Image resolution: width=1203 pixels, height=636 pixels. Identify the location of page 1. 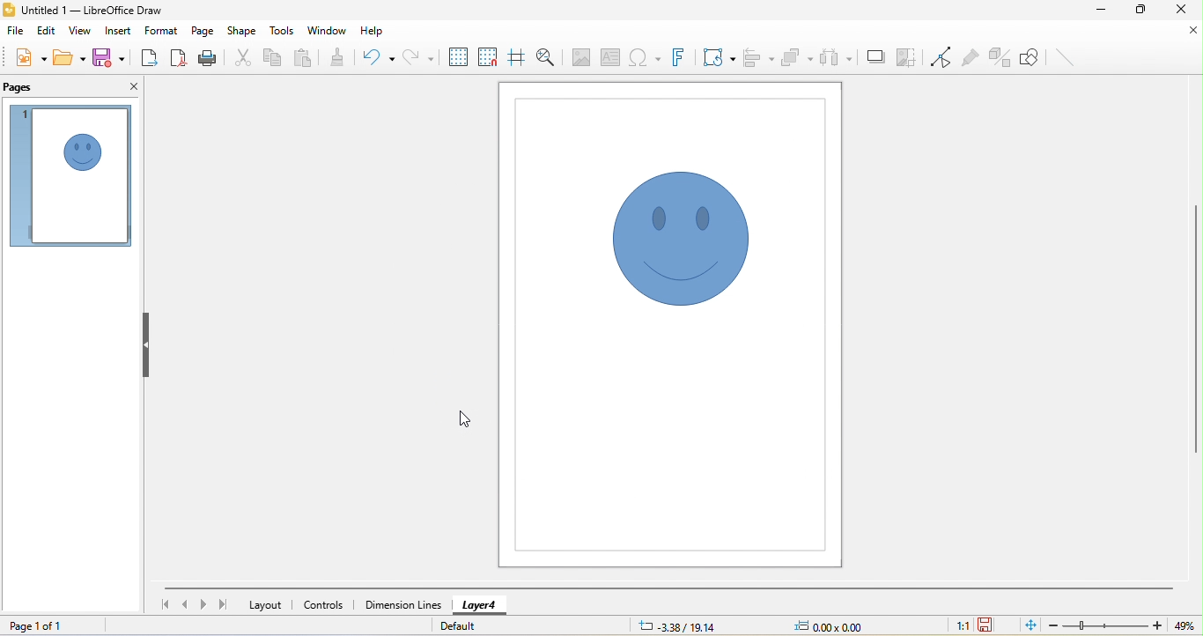
(70, 176).